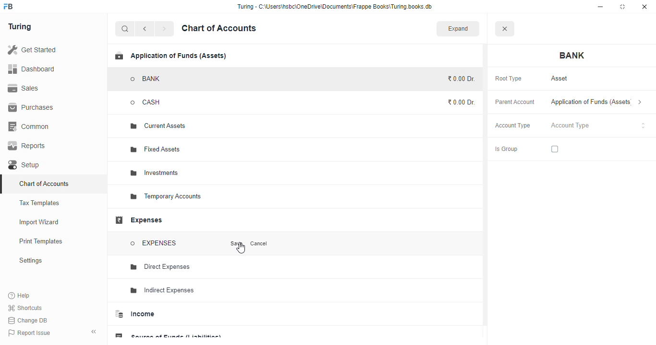 This screenshot has width=656, height=345. I want to click on CASH, so click(156, 102).